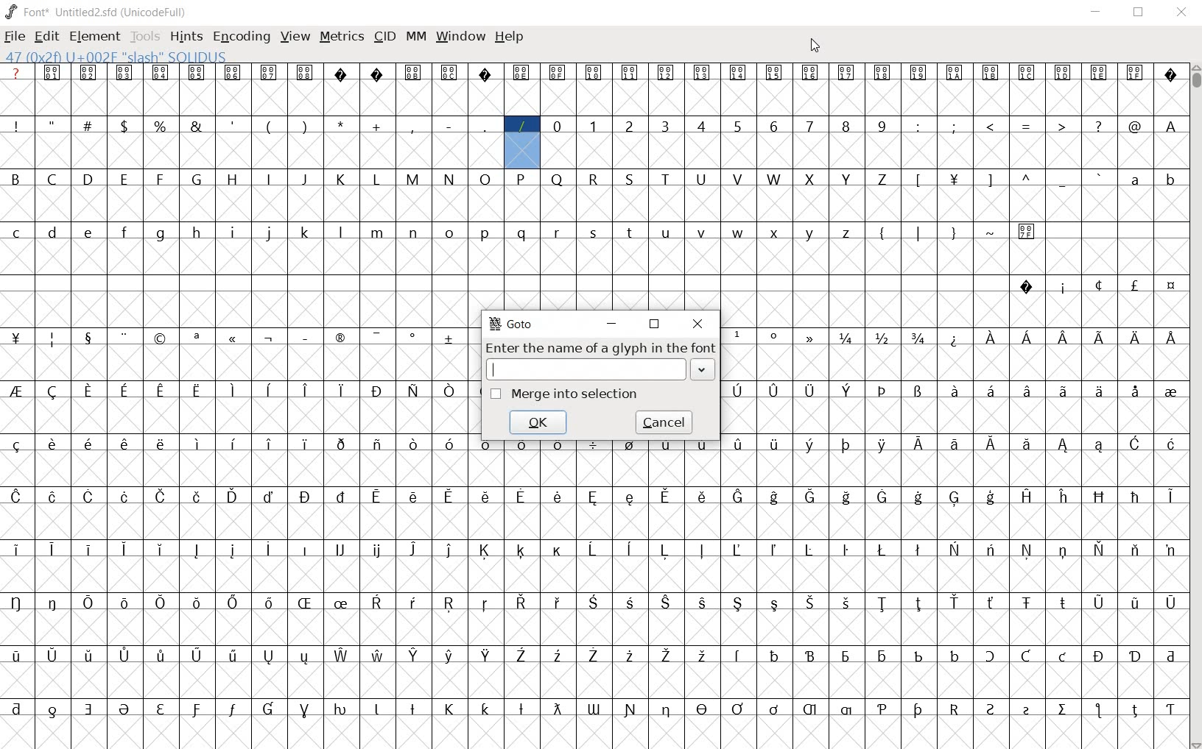 The width and height of the screenshot is (1202, 749). I want to click on glyph, so click(16, 445).